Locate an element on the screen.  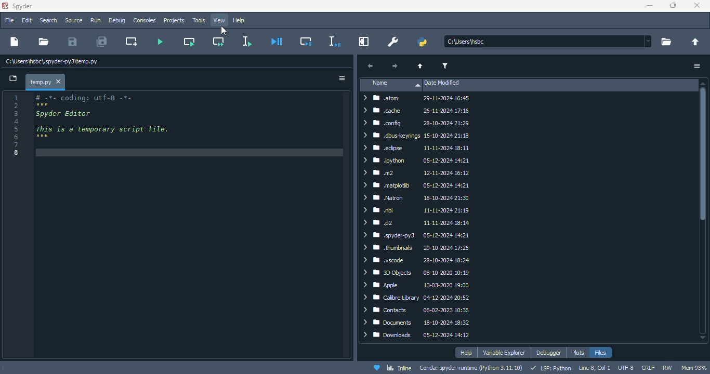
plots is located at coordinates (578, 353).